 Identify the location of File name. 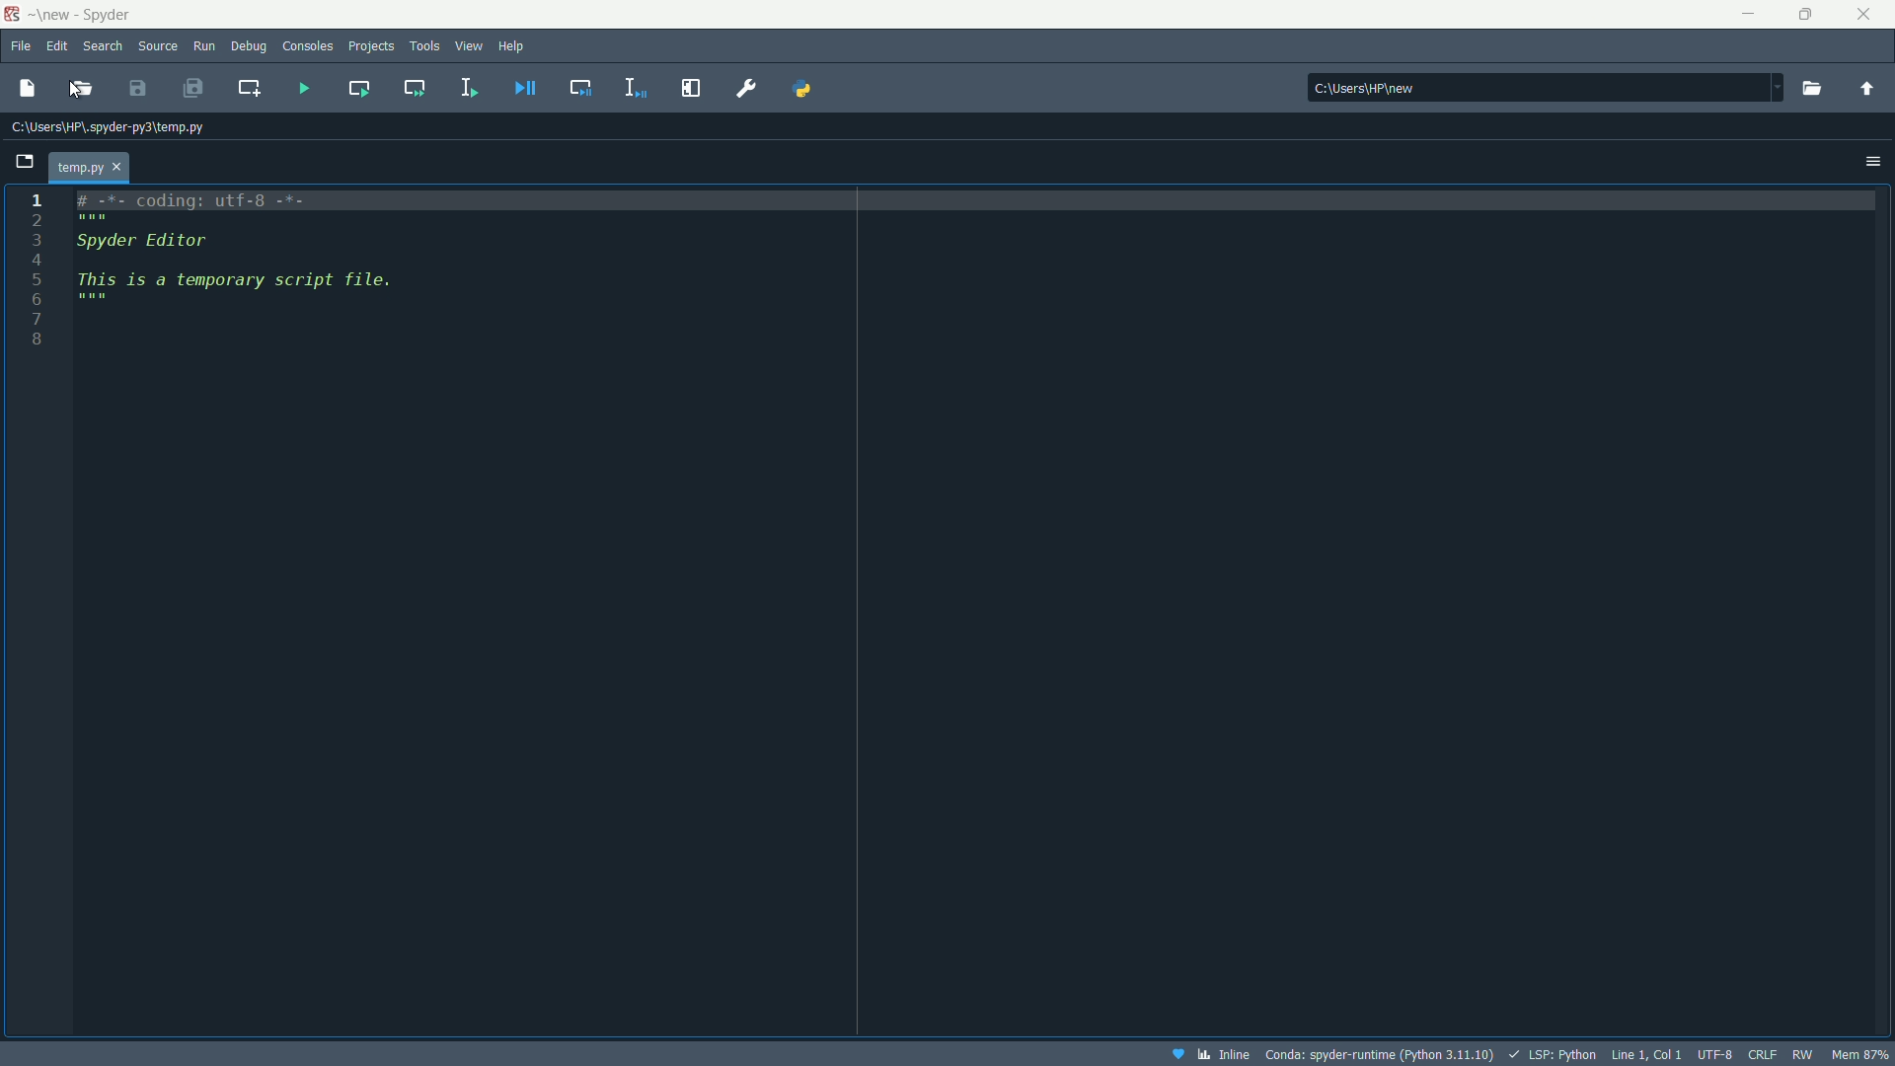
(92, 169).